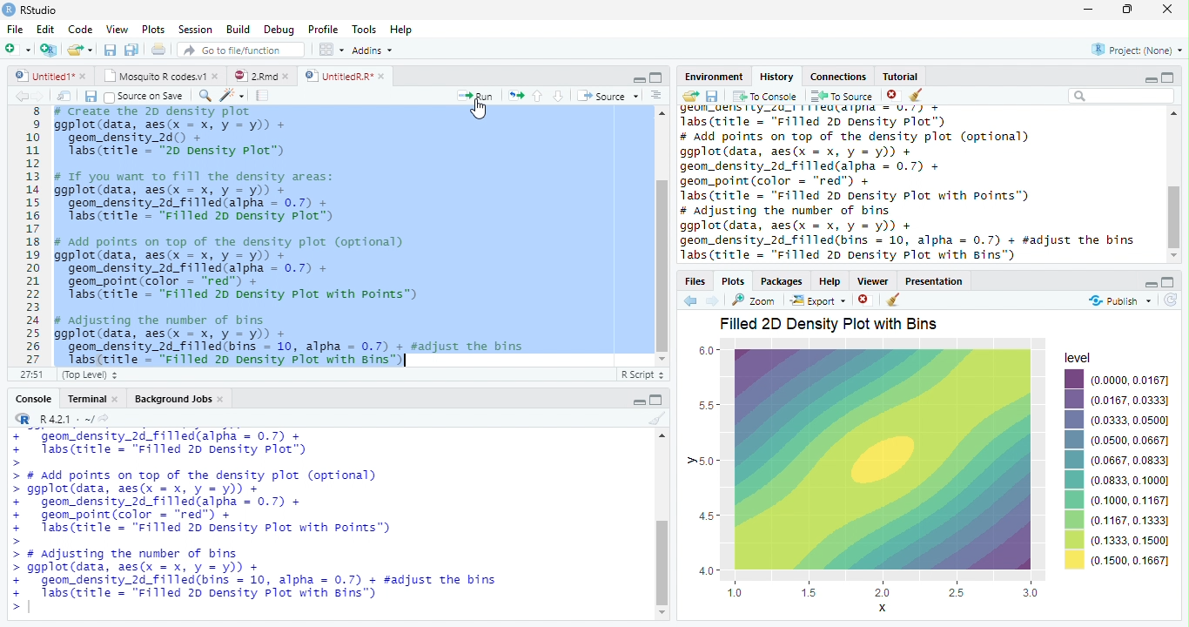  Describe the element at coordinates (715, 301) in the screenshot. I see `next` at that location.